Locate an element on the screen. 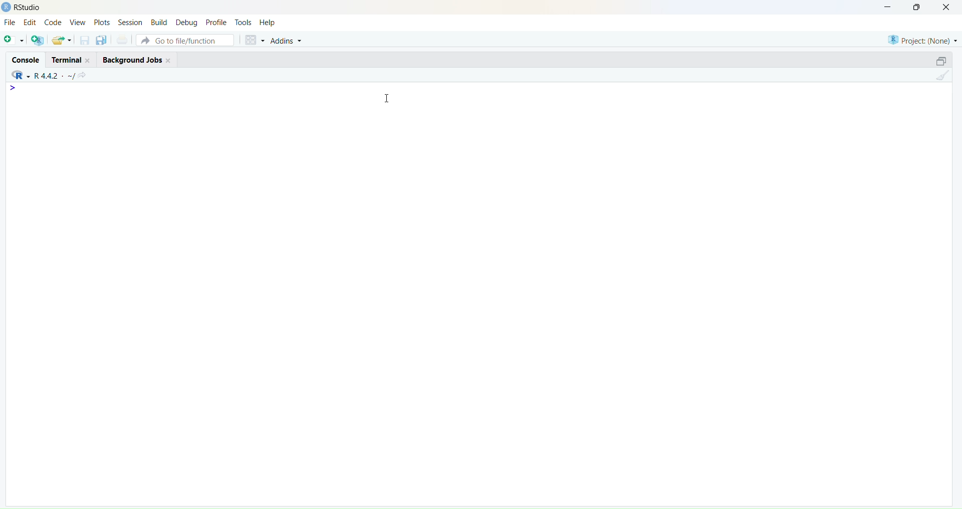  minimise is located at coordinates (881, 6).